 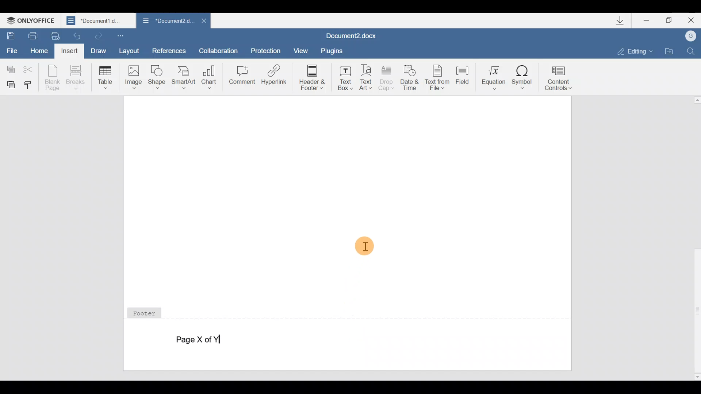 I want to click on Field, so click(x=460, y=78).